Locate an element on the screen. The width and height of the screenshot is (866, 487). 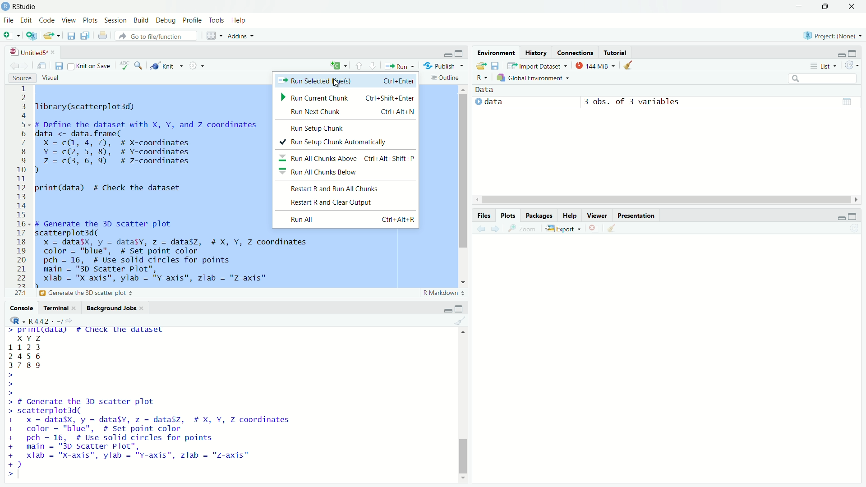
prompt  cursor is located at coordinates (7, 476).